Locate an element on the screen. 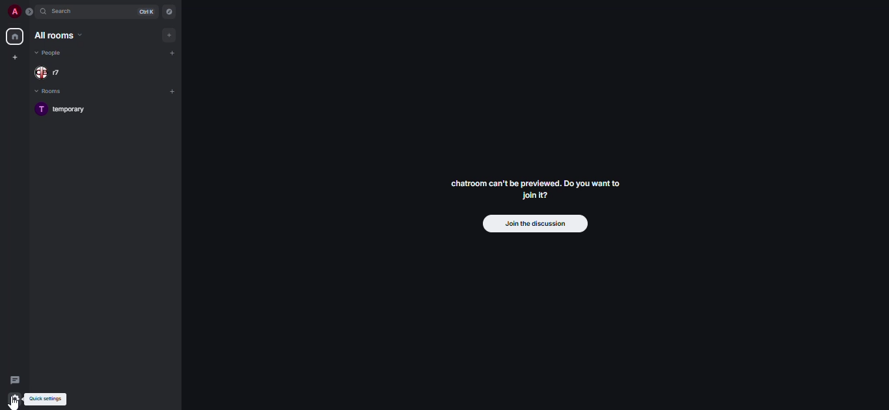  quick settings is located at coordinates (14, 399).